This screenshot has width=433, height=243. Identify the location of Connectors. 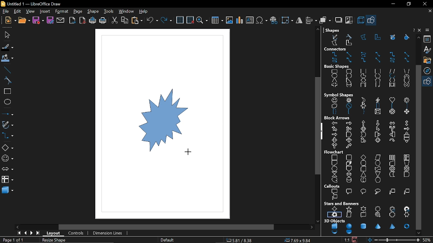
(368, 55).